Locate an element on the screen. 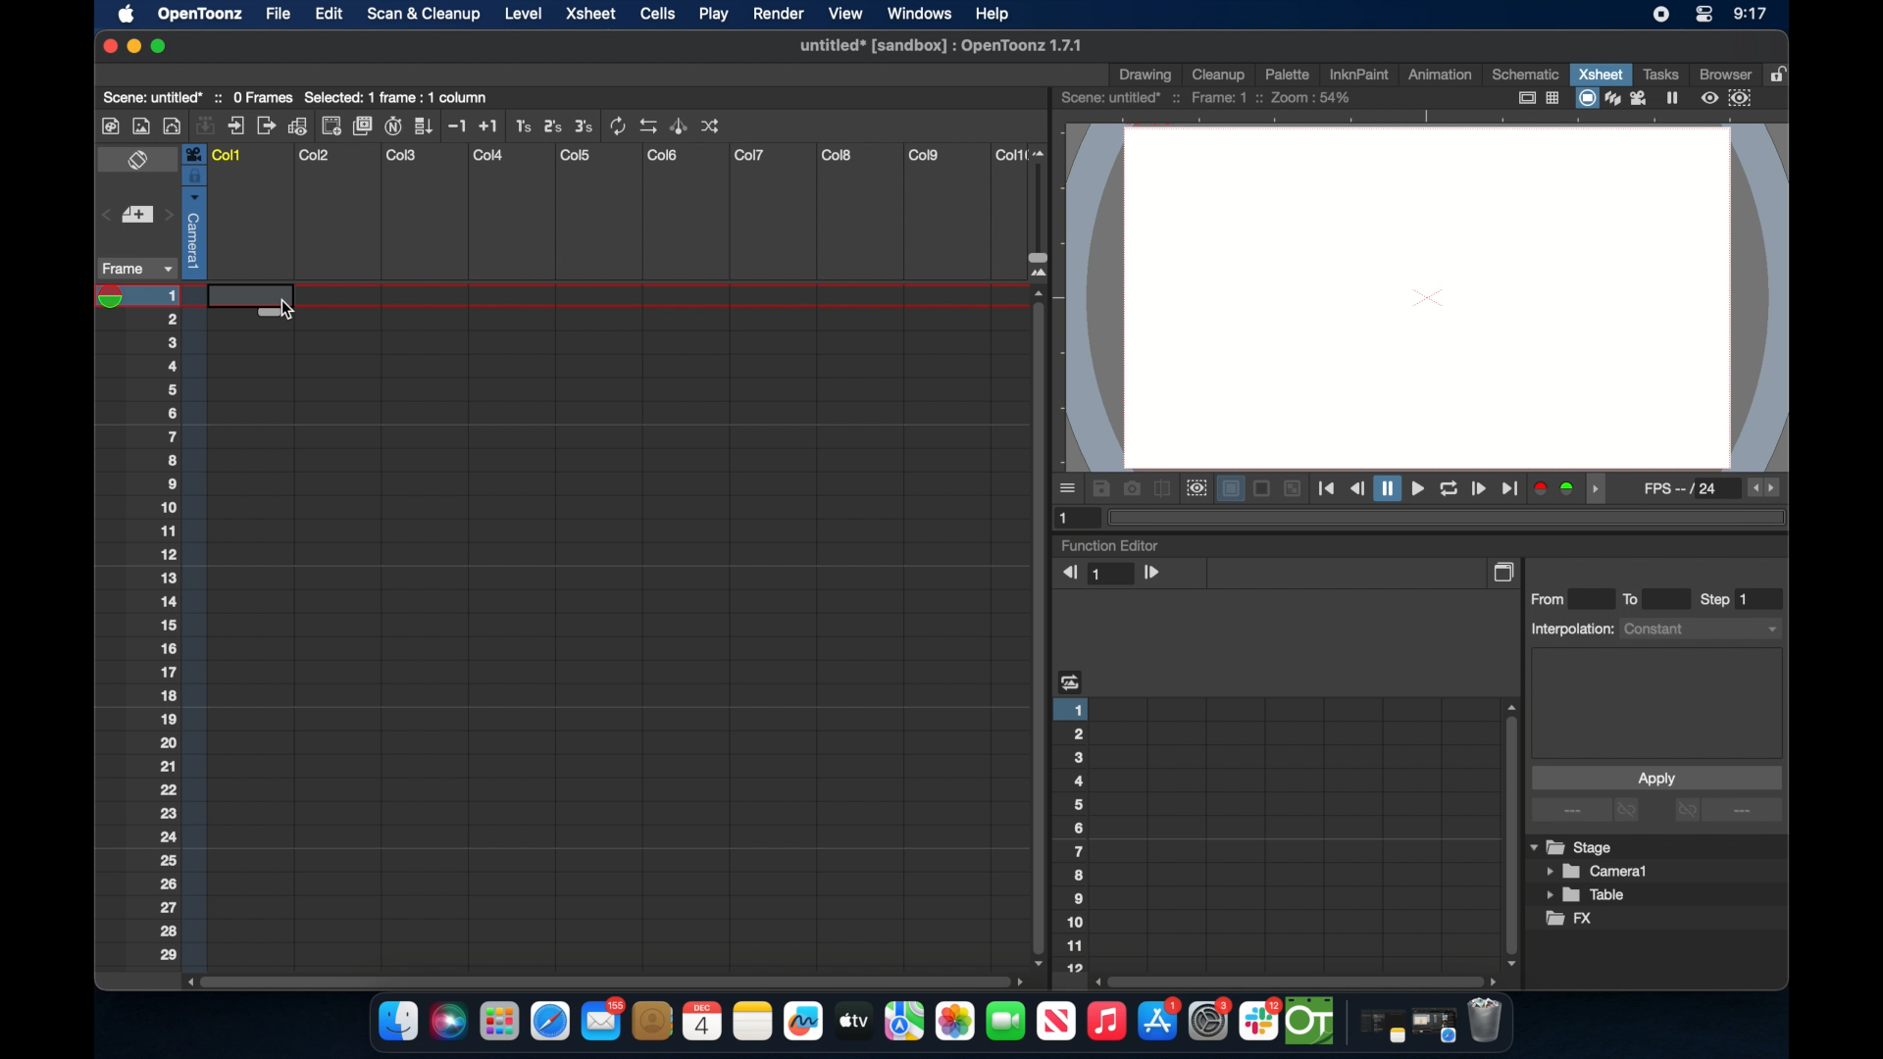  scene is located at coordinates (201, 95).